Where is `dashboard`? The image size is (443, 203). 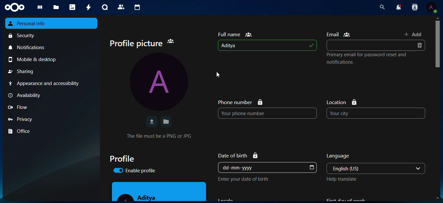
dashboard is located at coordinates (38, 8).